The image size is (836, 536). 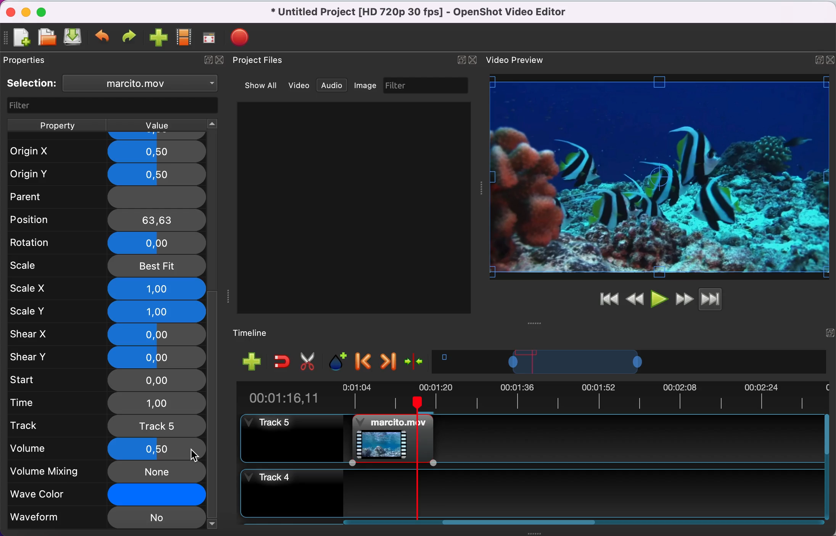 What do you see at coordinates (389, 436) in the screenshot?
I see `video clip` at bounding box center [389, 436].